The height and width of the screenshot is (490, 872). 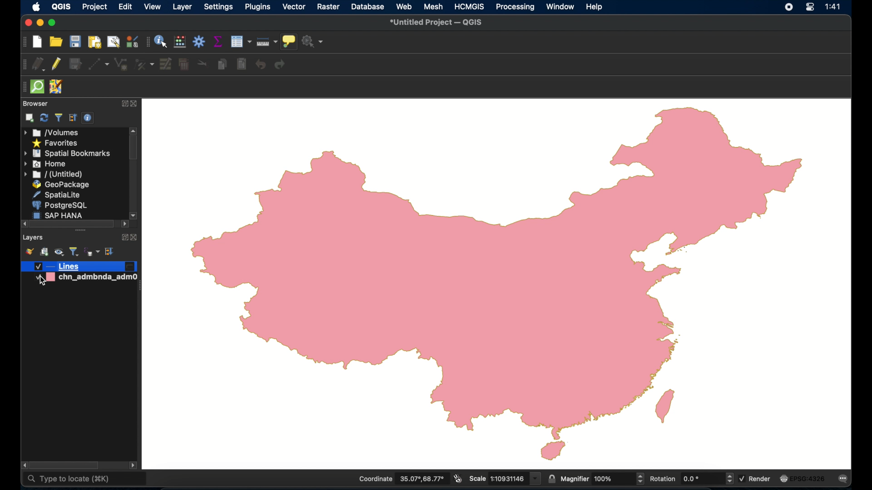 What do you see at coordinates (57, 87) in the screenshot?
I see `jsomremote` at bounding box center [57, 87].